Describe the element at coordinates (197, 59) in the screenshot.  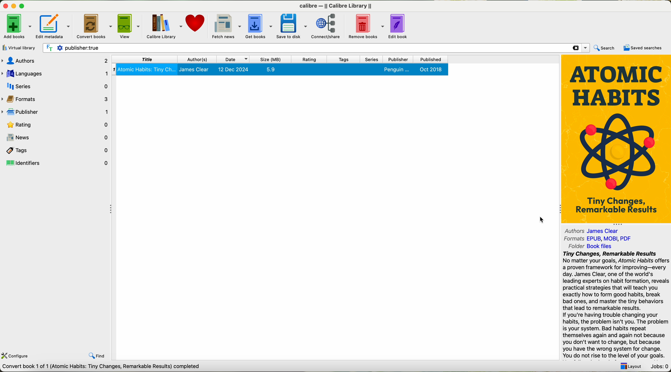
I see `authors` at that location.